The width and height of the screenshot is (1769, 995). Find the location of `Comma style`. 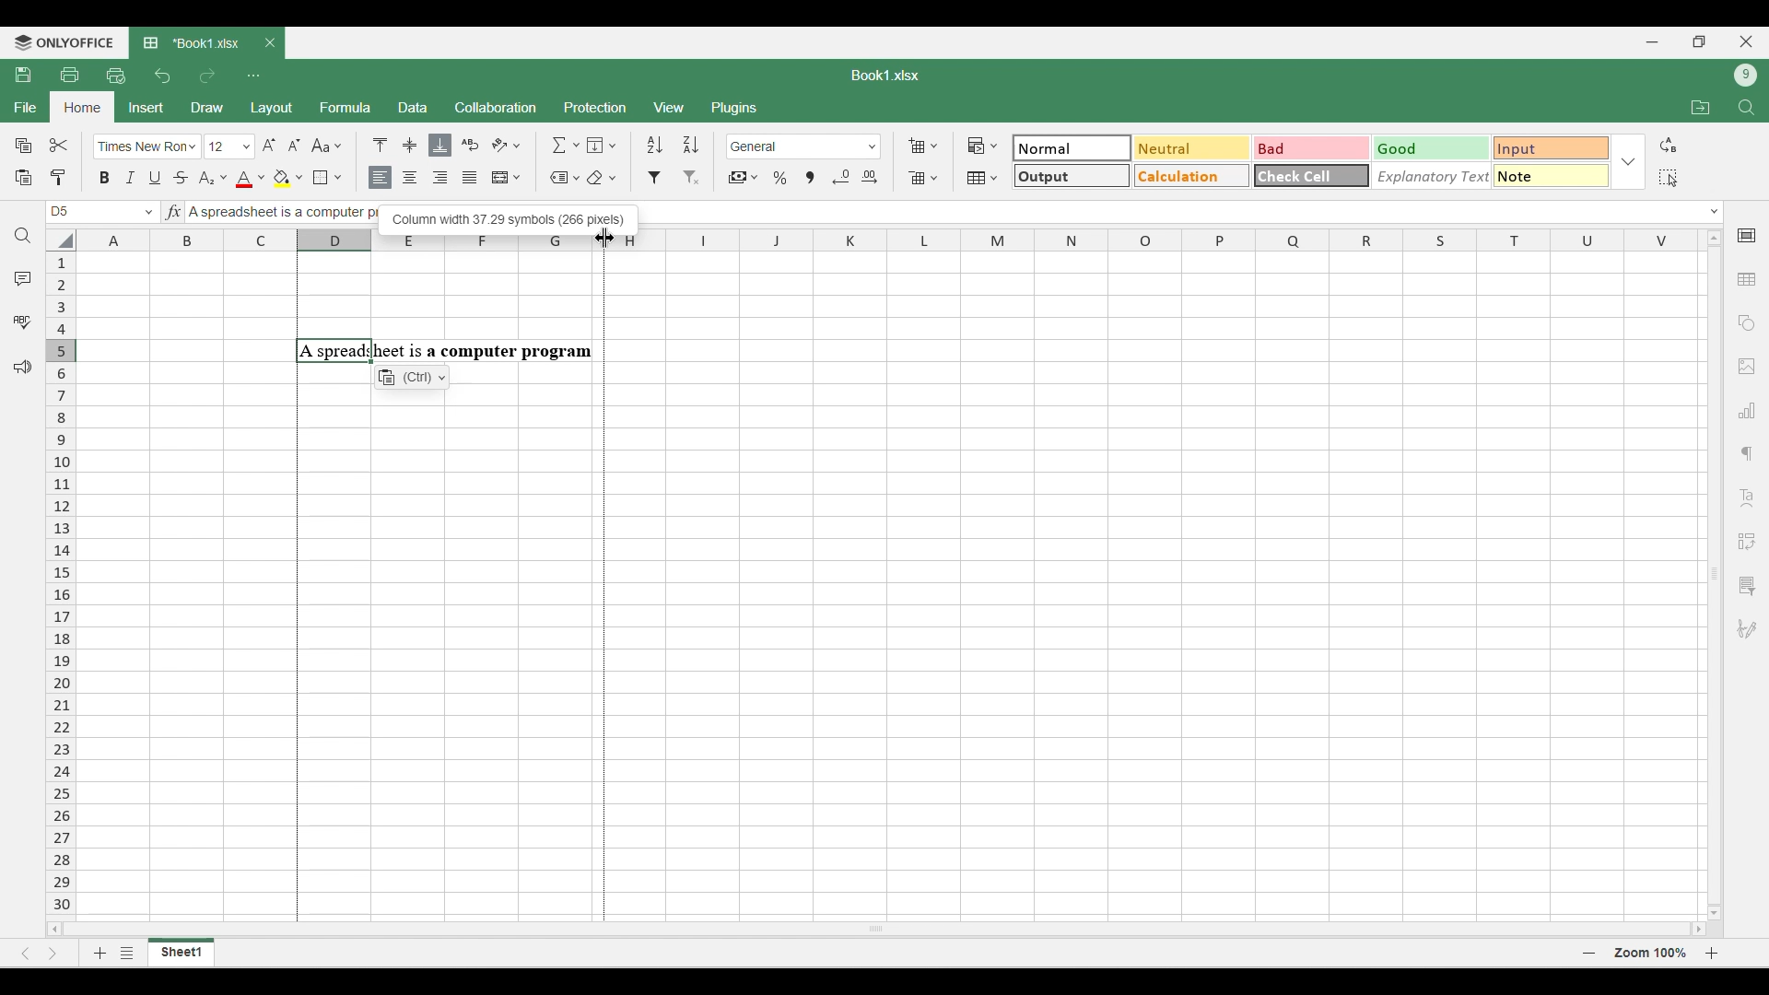

Comma style is located at coordinates (810, 178).